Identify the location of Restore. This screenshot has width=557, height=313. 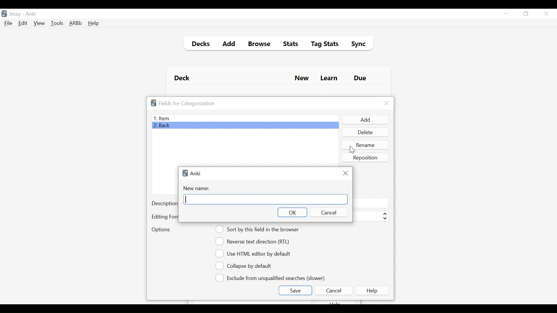
(526, 14).